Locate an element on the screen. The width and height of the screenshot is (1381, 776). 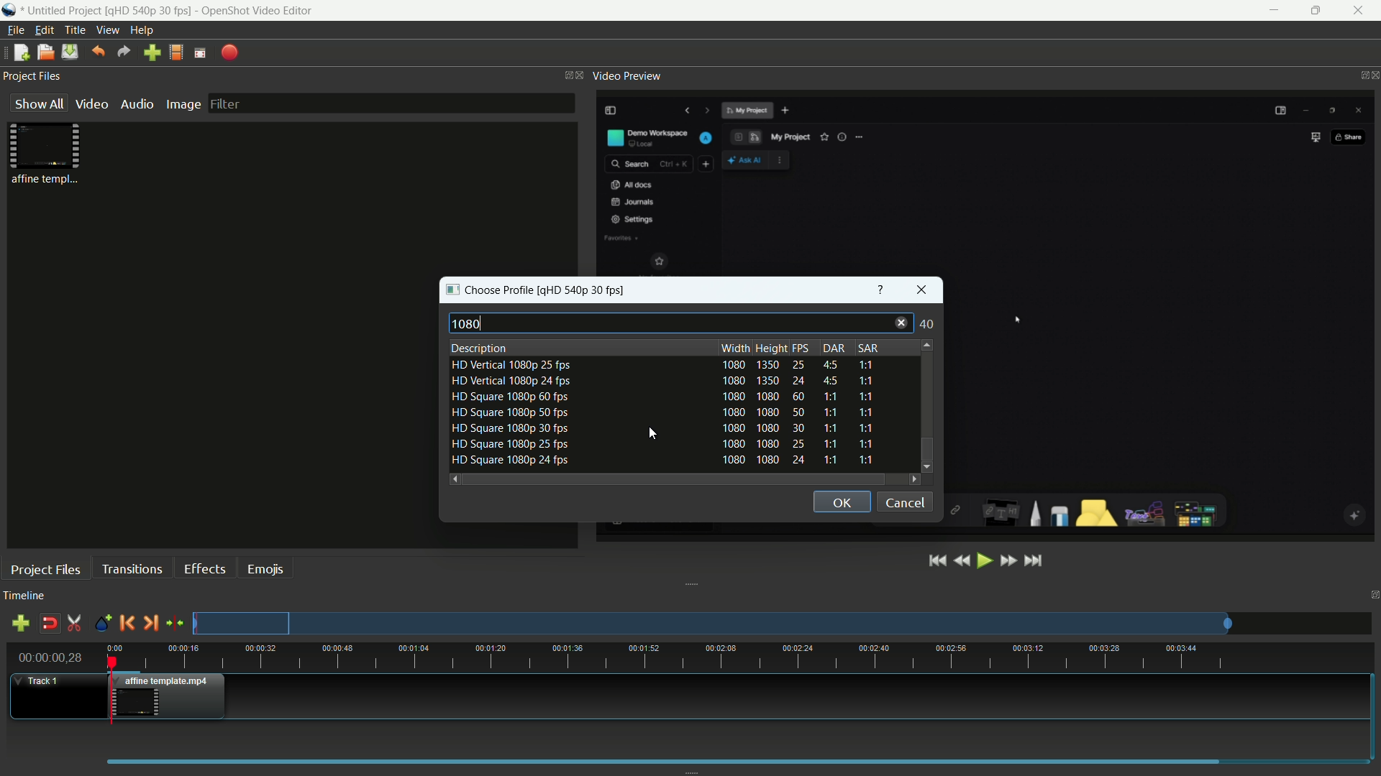
video in timeline is located at coordinates (171, 696).